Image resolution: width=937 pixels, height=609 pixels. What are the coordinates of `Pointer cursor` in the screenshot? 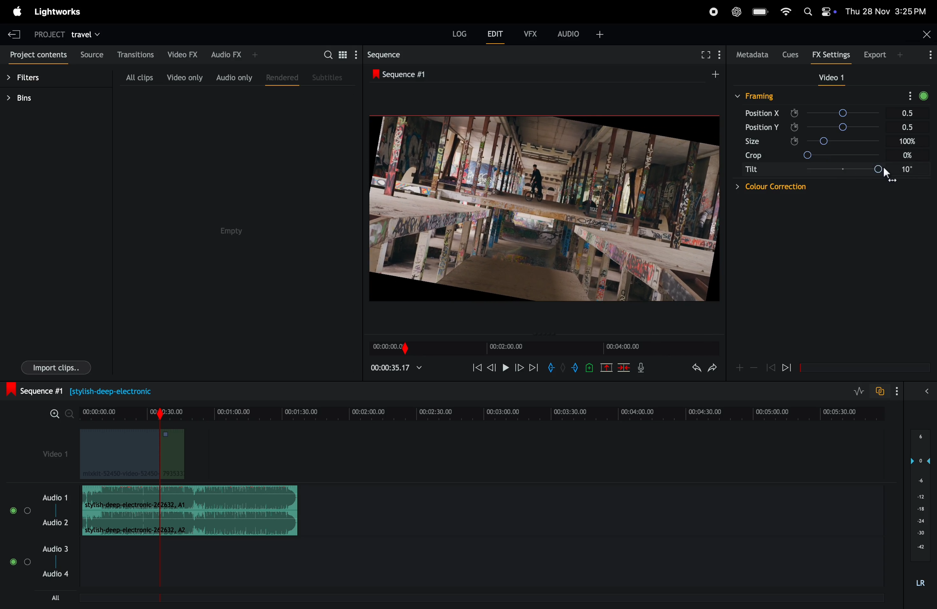 It's located at (888, 182).